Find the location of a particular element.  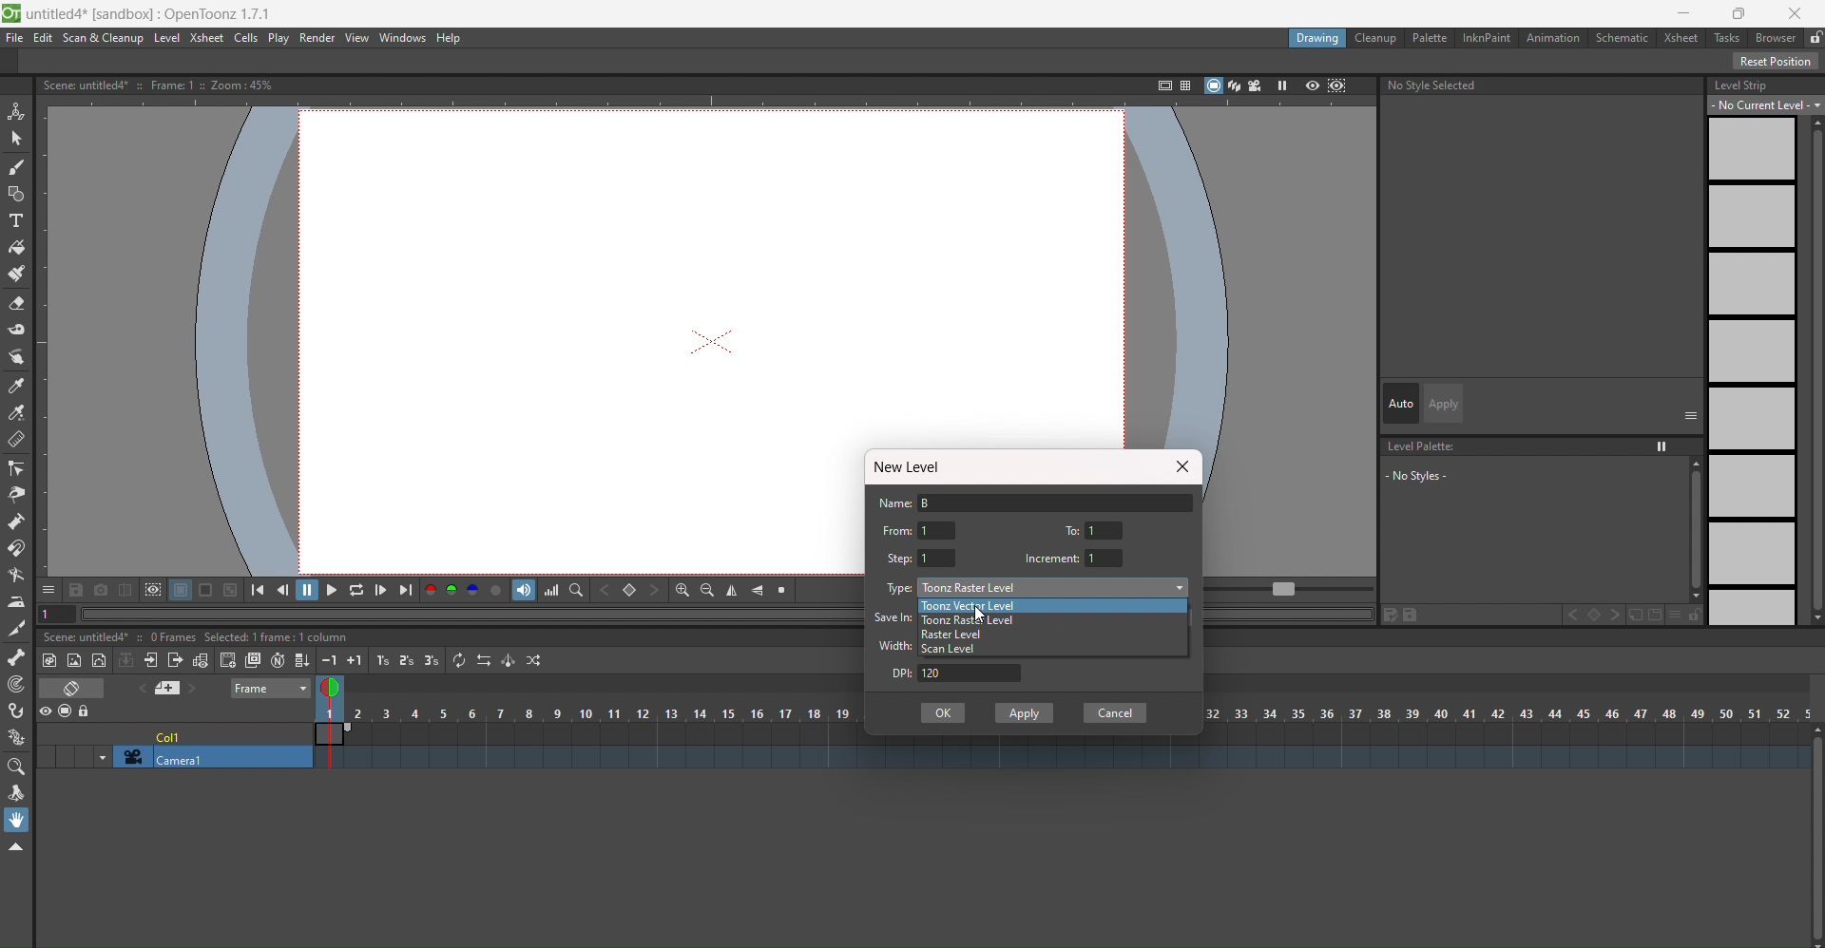

raster level is located at coordinates (952, 635).